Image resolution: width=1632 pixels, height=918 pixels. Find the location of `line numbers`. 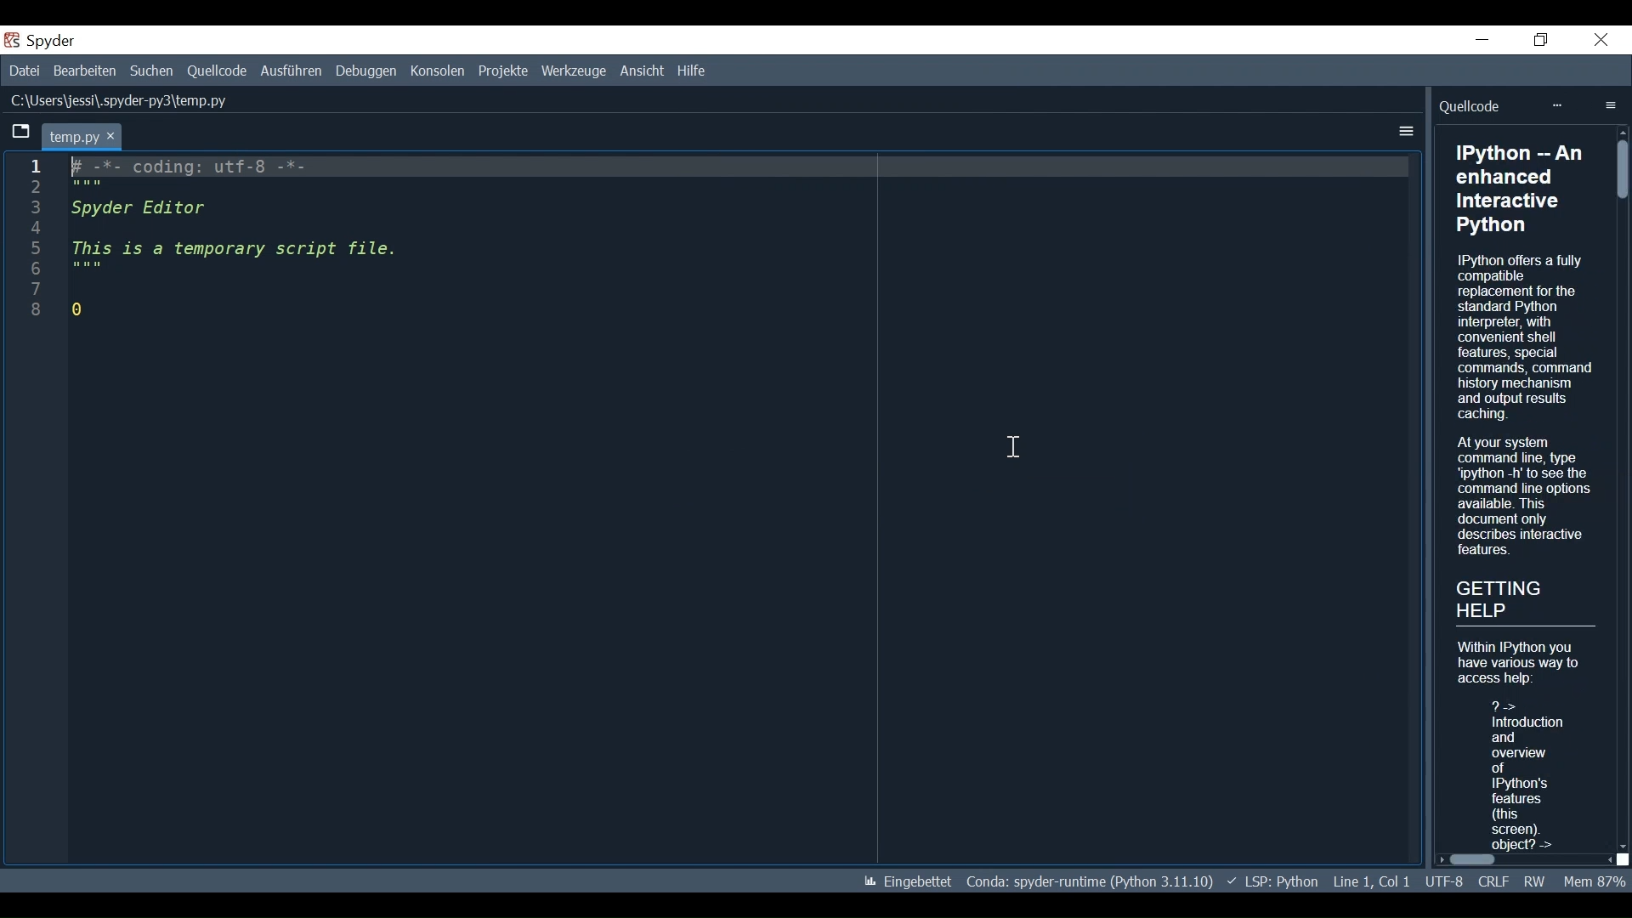

line numbers is located at coordinates (32, 247).